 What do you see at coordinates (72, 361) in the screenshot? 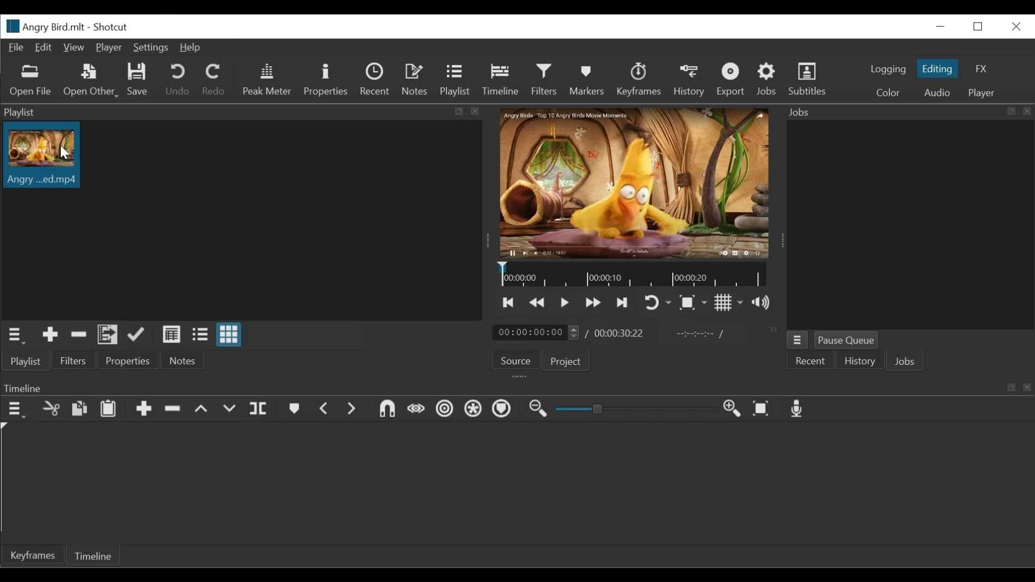
I see `Filters` at bounding box center [72, 361].